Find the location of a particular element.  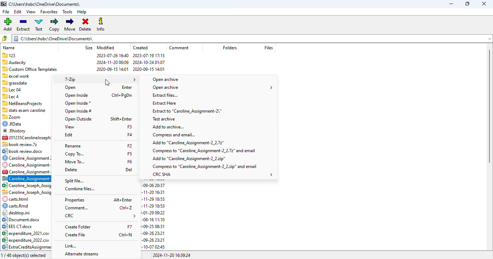

shortcut for open inside is located at coordinates (121, 95).